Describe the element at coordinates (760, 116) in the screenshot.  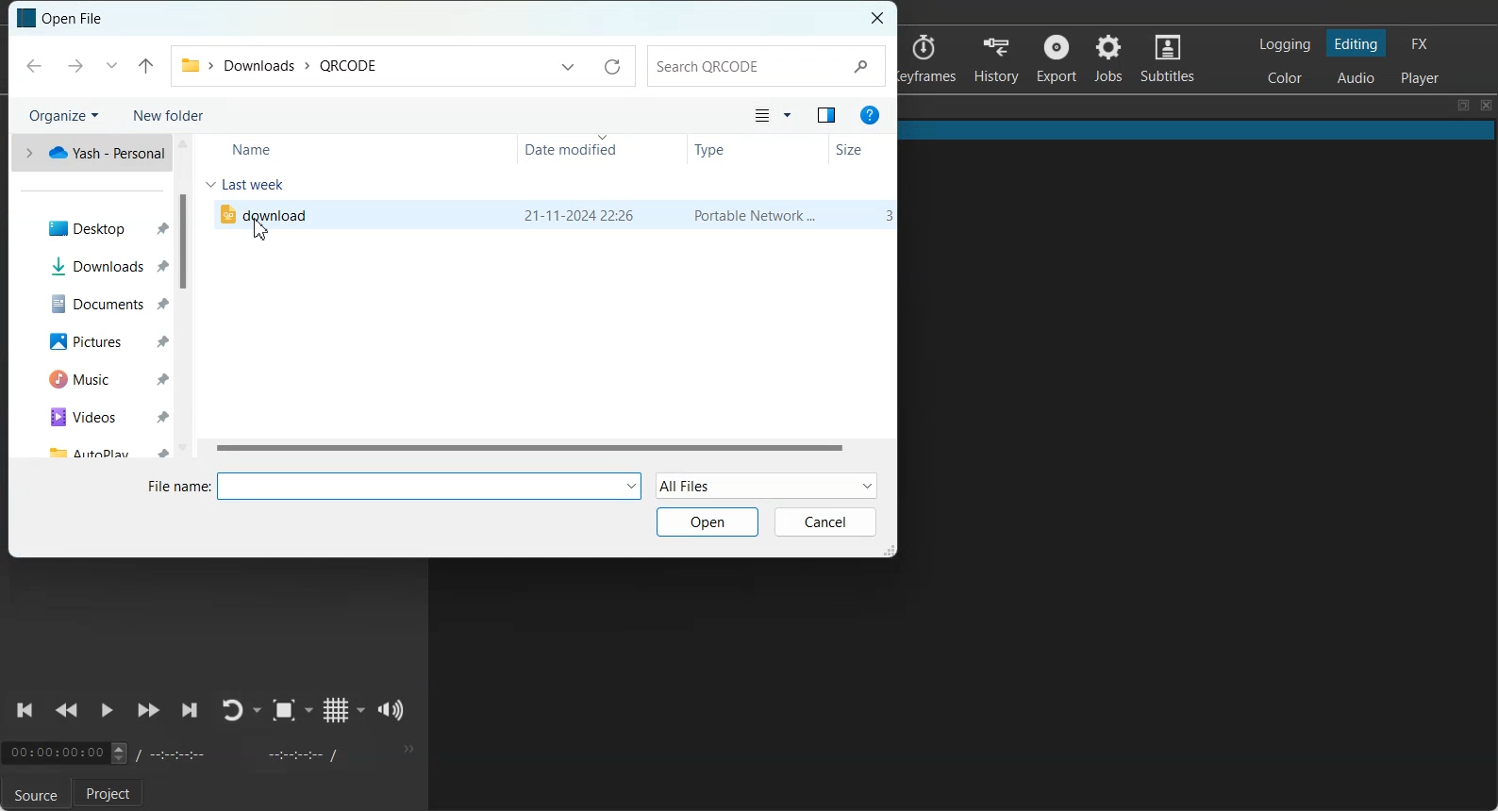
I see `Change your view` at that location.